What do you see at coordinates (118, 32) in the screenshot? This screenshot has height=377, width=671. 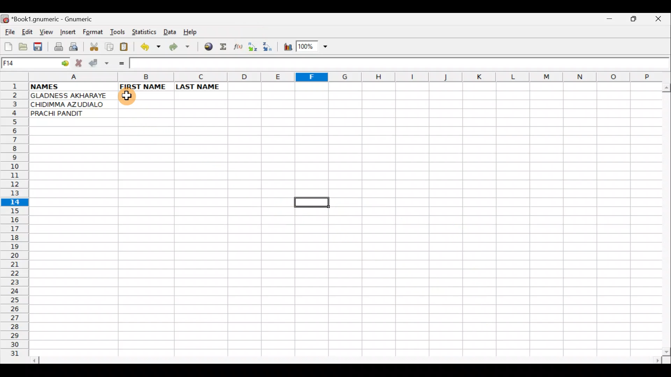 I see `Tools` at bounding box center [118, 32].